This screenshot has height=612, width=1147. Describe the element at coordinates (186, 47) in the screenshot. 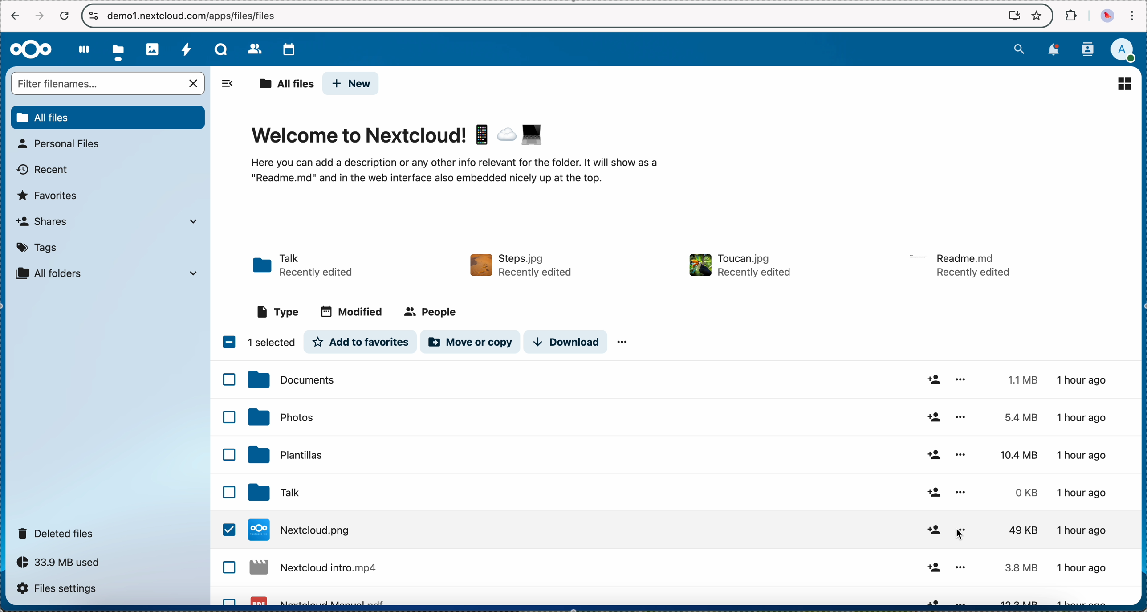

I see `activity` at that location.